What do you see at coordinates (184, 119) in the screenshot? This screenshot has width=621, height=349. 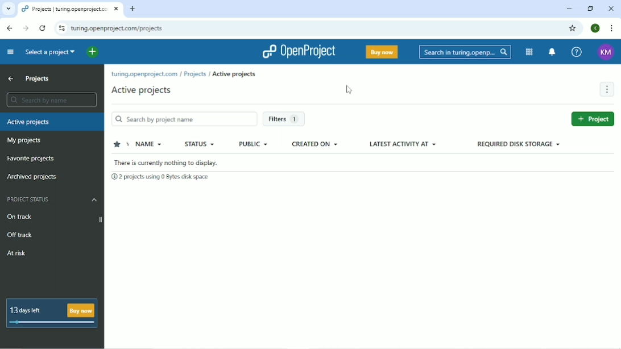 I see `Search by project name` at bounding box center [184, 119].